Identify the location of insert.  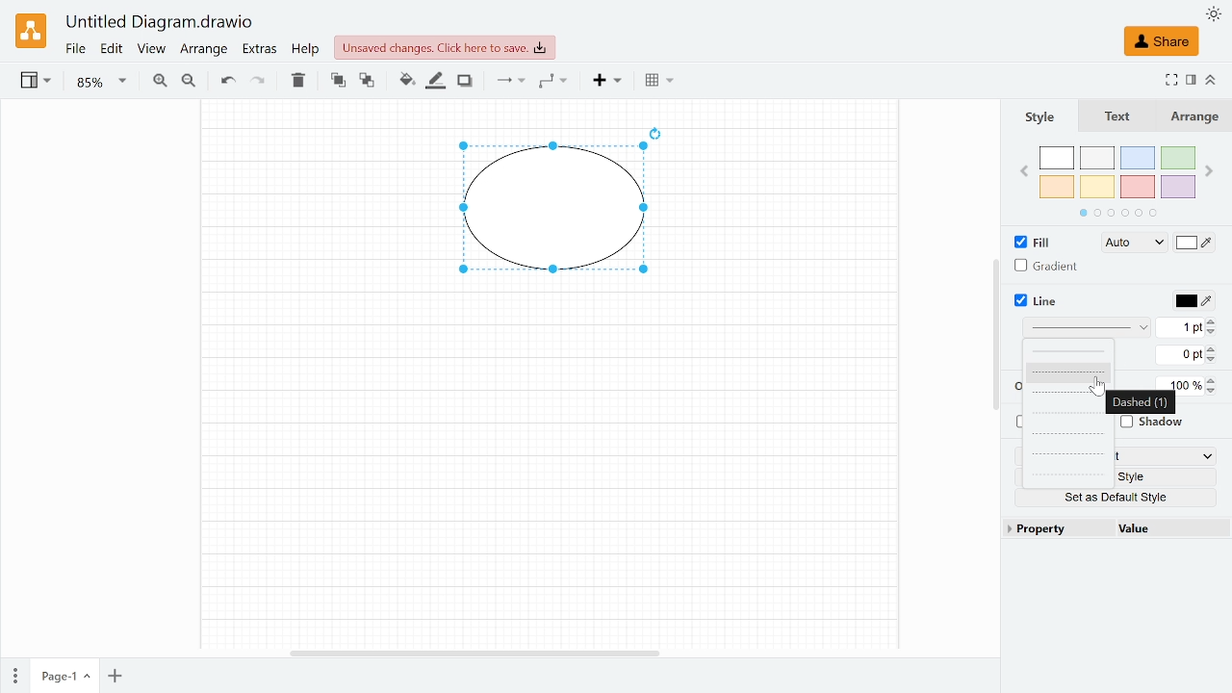
(603, 82).